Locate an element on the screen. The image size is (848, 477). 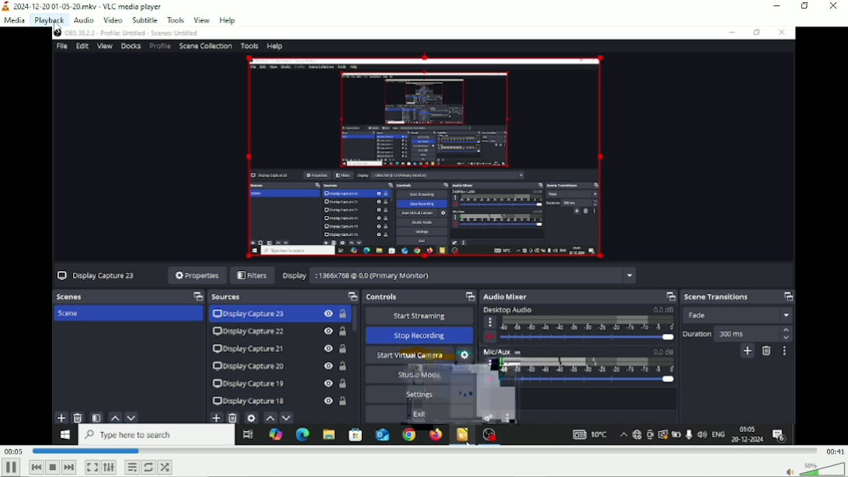
Playback is located at coordinates (48, 20).